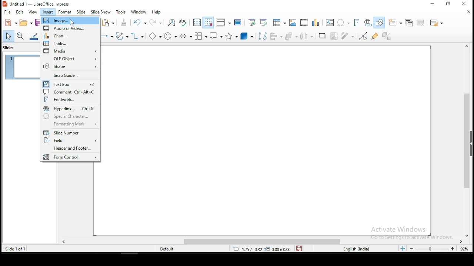 The width and height of the screenshot is (474, 266). Describe the element at coordinates (10, 22) in the screenshot. I see `new` at that location.